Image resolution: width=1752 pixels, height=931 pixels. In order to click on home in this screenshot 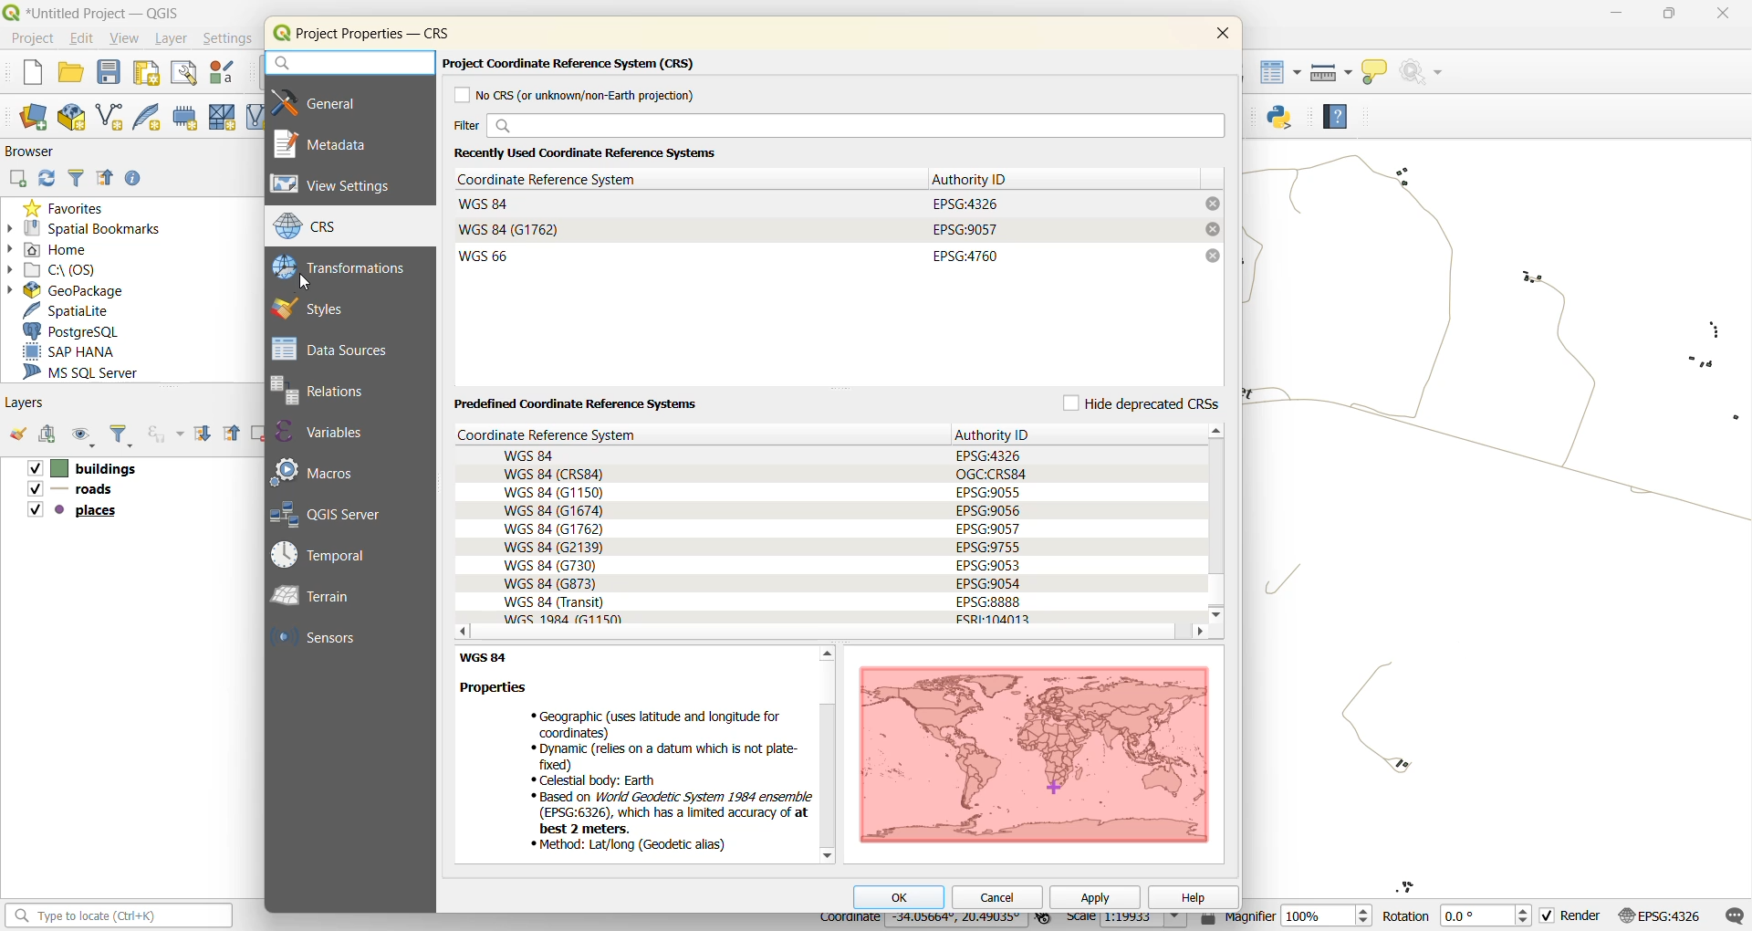, I will do `click(56, 247)`.